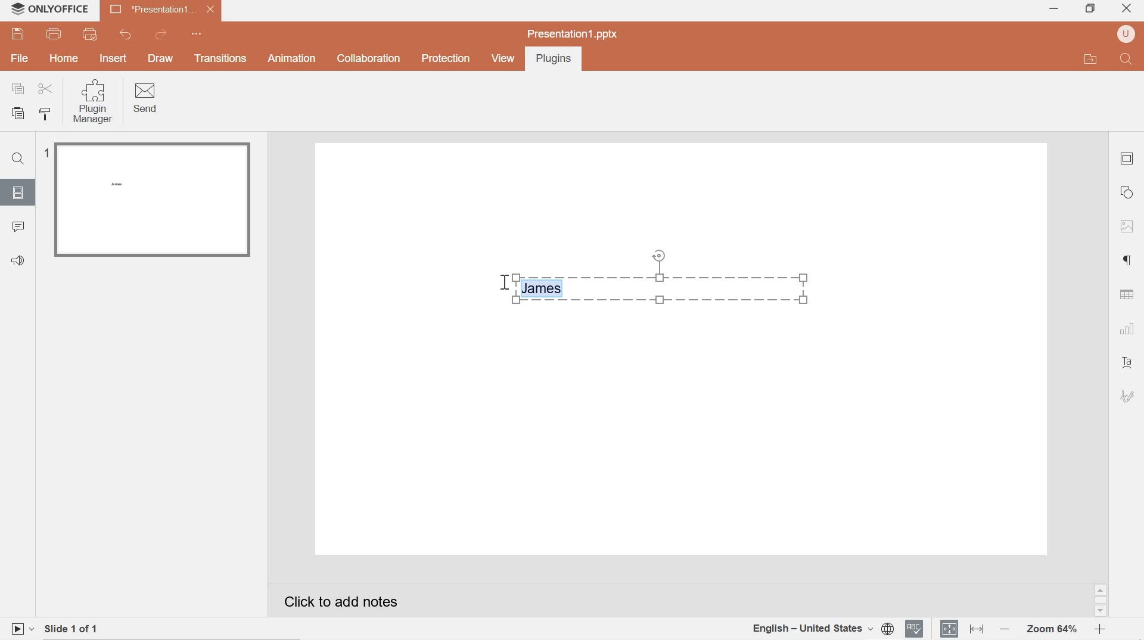 The height and width of the screenshot is (640, 1144). I want to click on signature, so click(1128, 396).